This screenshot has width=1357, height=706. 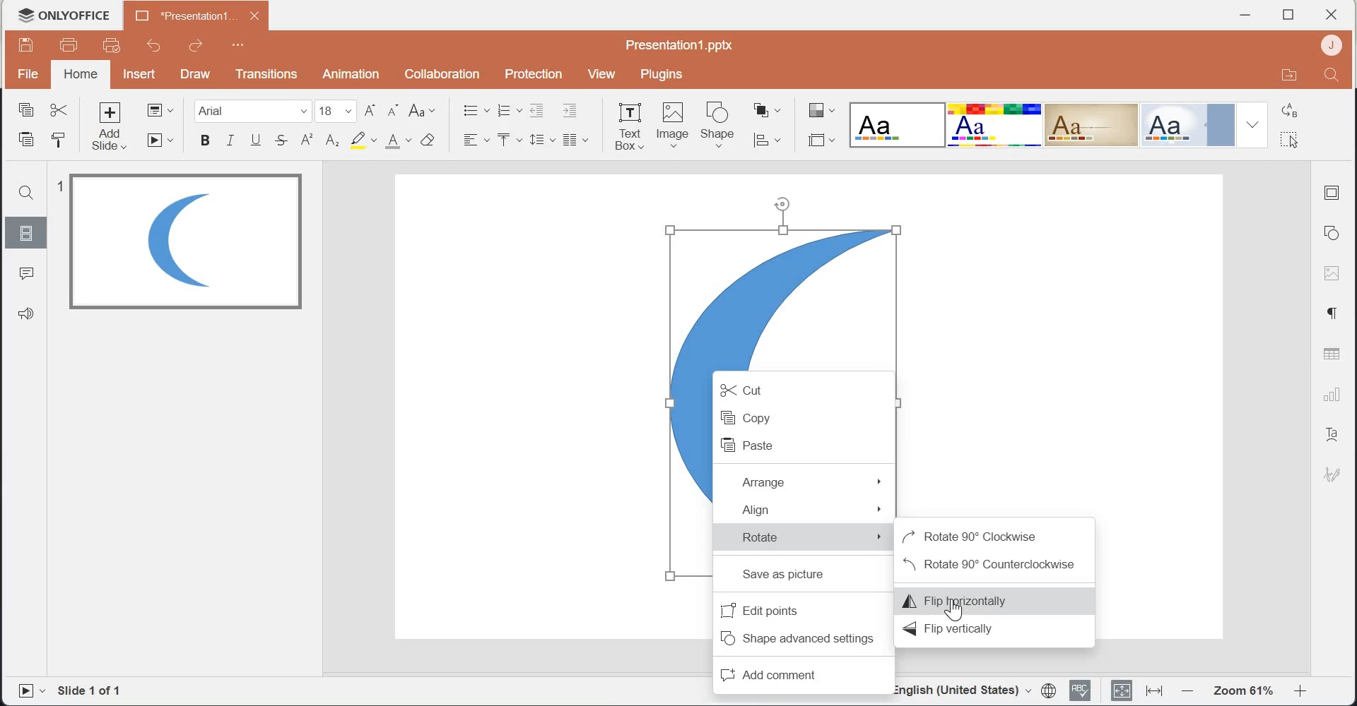 I want to click on Strike through, so click(x=282, y=140).